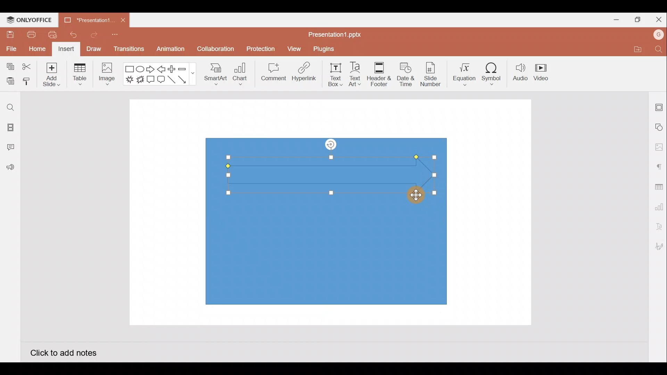 This screenshot has width=667, height=375. Describe the element at coordinates (379, 72) in the screenshot. I see `Header & footer` at that location.